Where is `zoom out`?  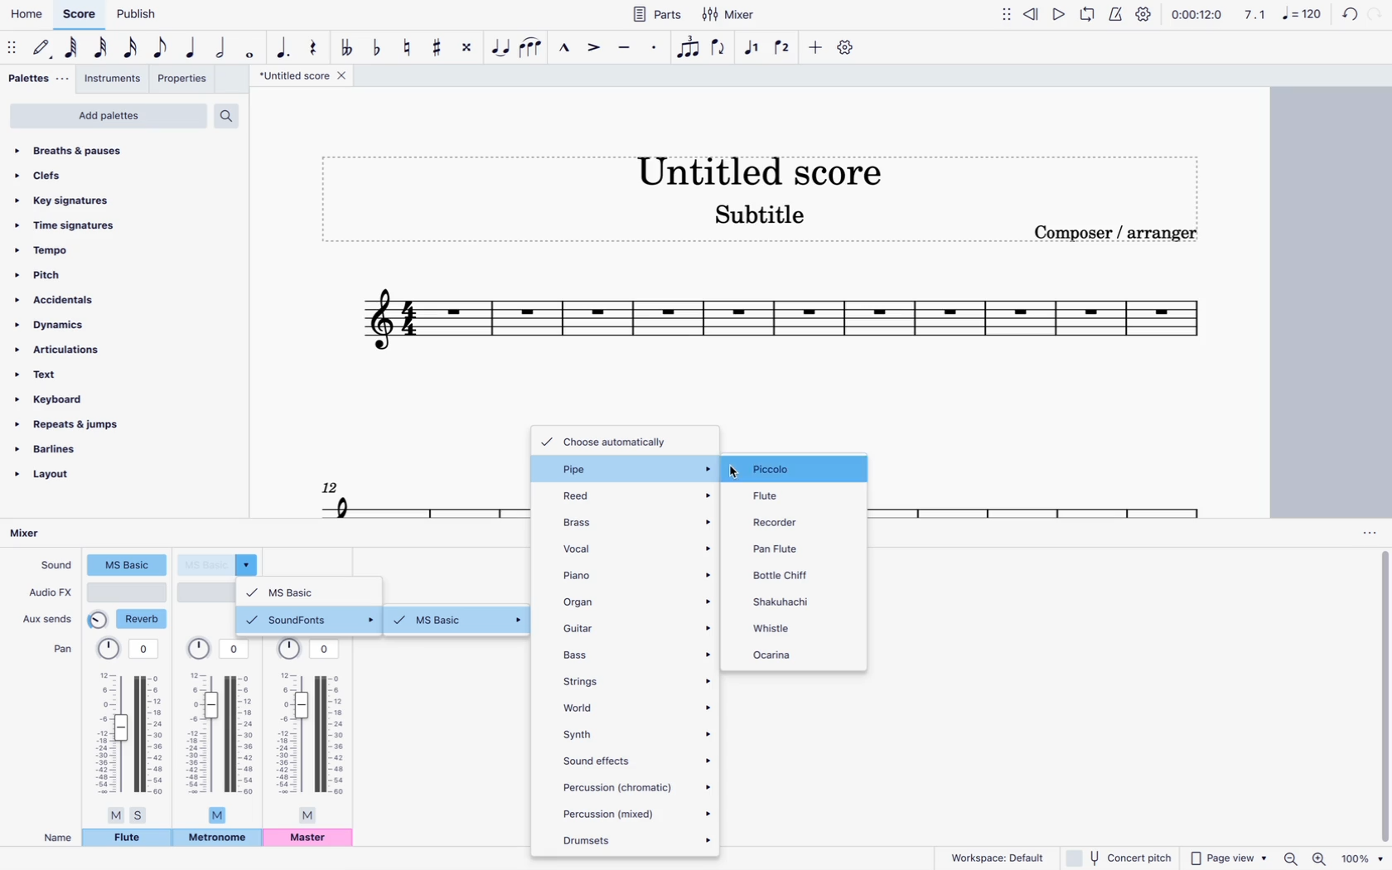
zoom out is located at coordinates (1290, 858).